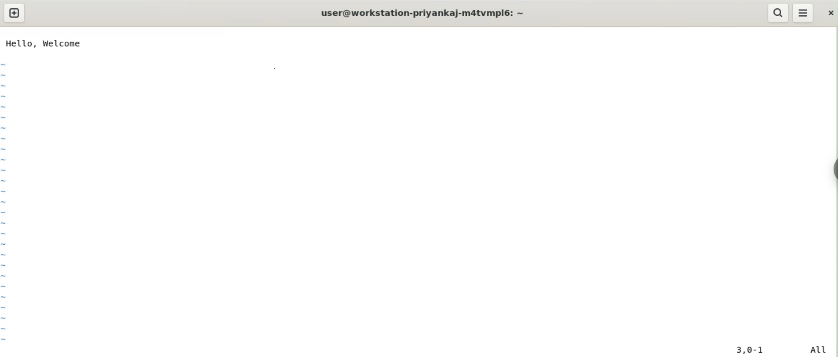  Describe the element at coordinates (829, 13) in the screenshot. I see `close` at that location.